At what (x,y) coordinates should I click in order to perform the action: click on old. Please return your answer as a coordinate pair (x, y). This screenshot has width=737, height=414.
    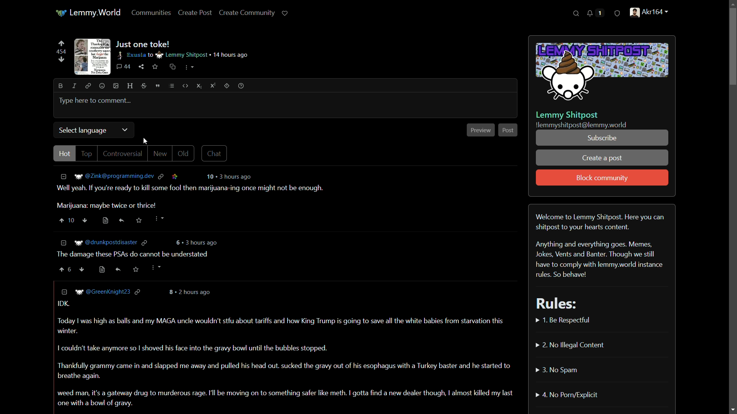
    Looking at the image, I should click on (183, 153).